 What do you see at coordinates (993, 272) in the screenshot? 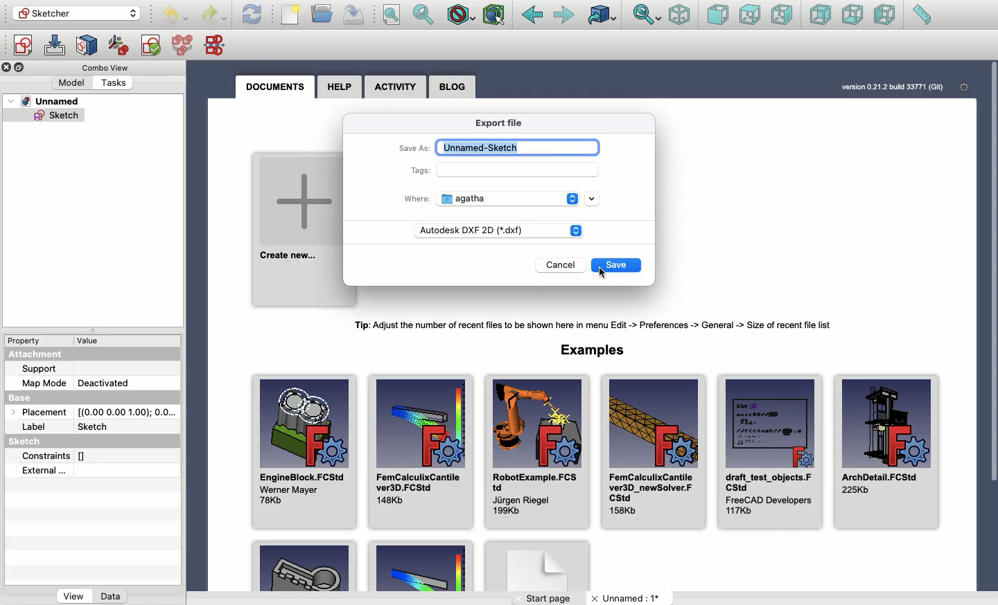
I see `Scroll` at bounding box center [993, 272].